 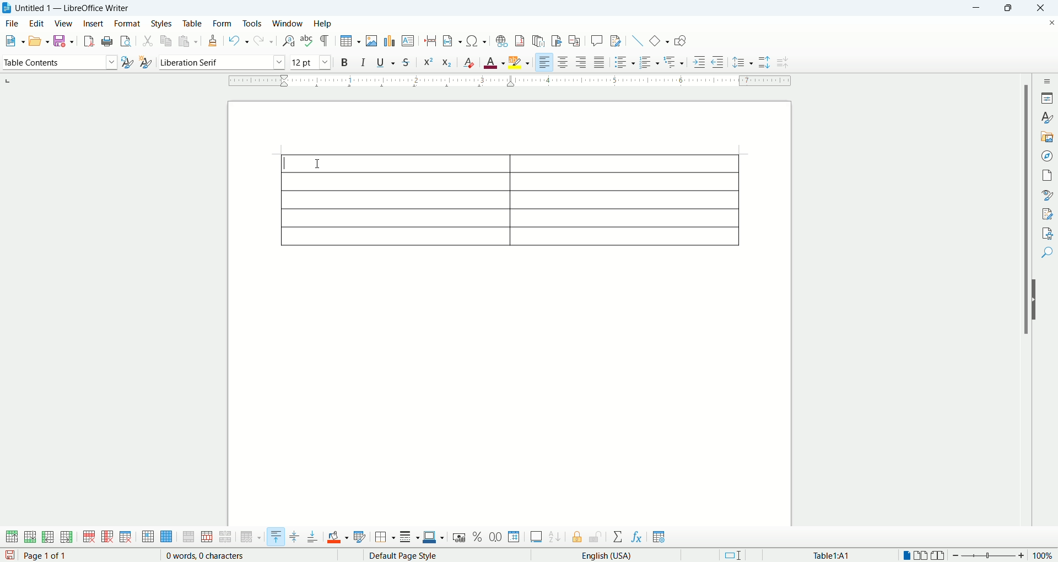 What do you see at coordinates (323, 24) in the screenshot?
I see `help` at bounding box center [323, 24].